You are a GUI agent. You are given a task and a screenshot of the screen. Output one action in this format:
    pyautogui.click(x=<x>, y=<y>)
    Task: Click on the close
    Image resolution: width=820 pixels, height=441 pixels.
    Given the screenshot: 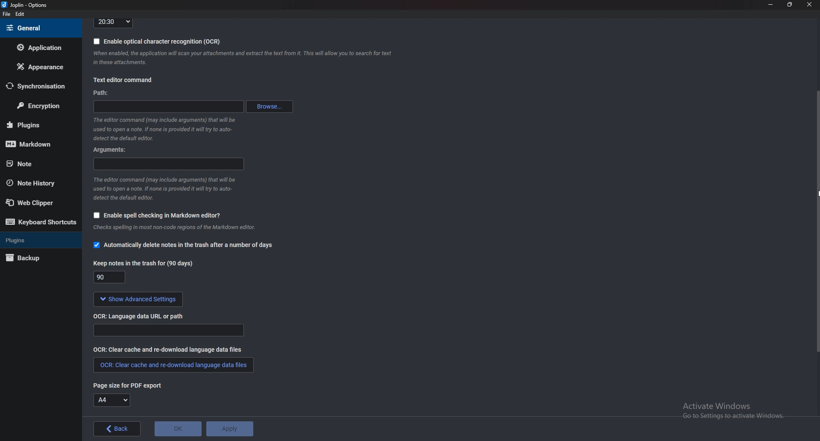 What is the action you would take?
    pyautogui.click(x=808, y=4)
    